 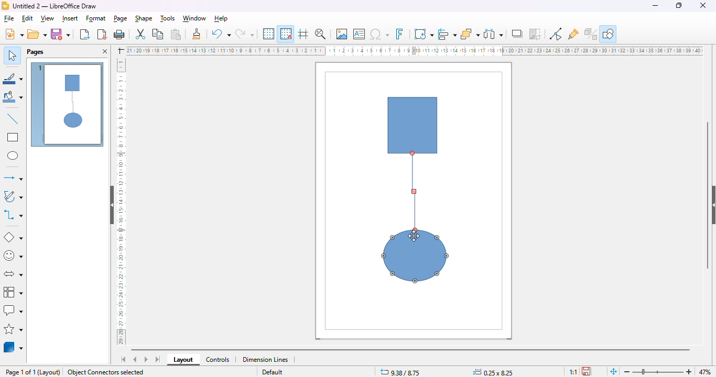 I want to click on zoom & pan, so click(x=320, y=34).